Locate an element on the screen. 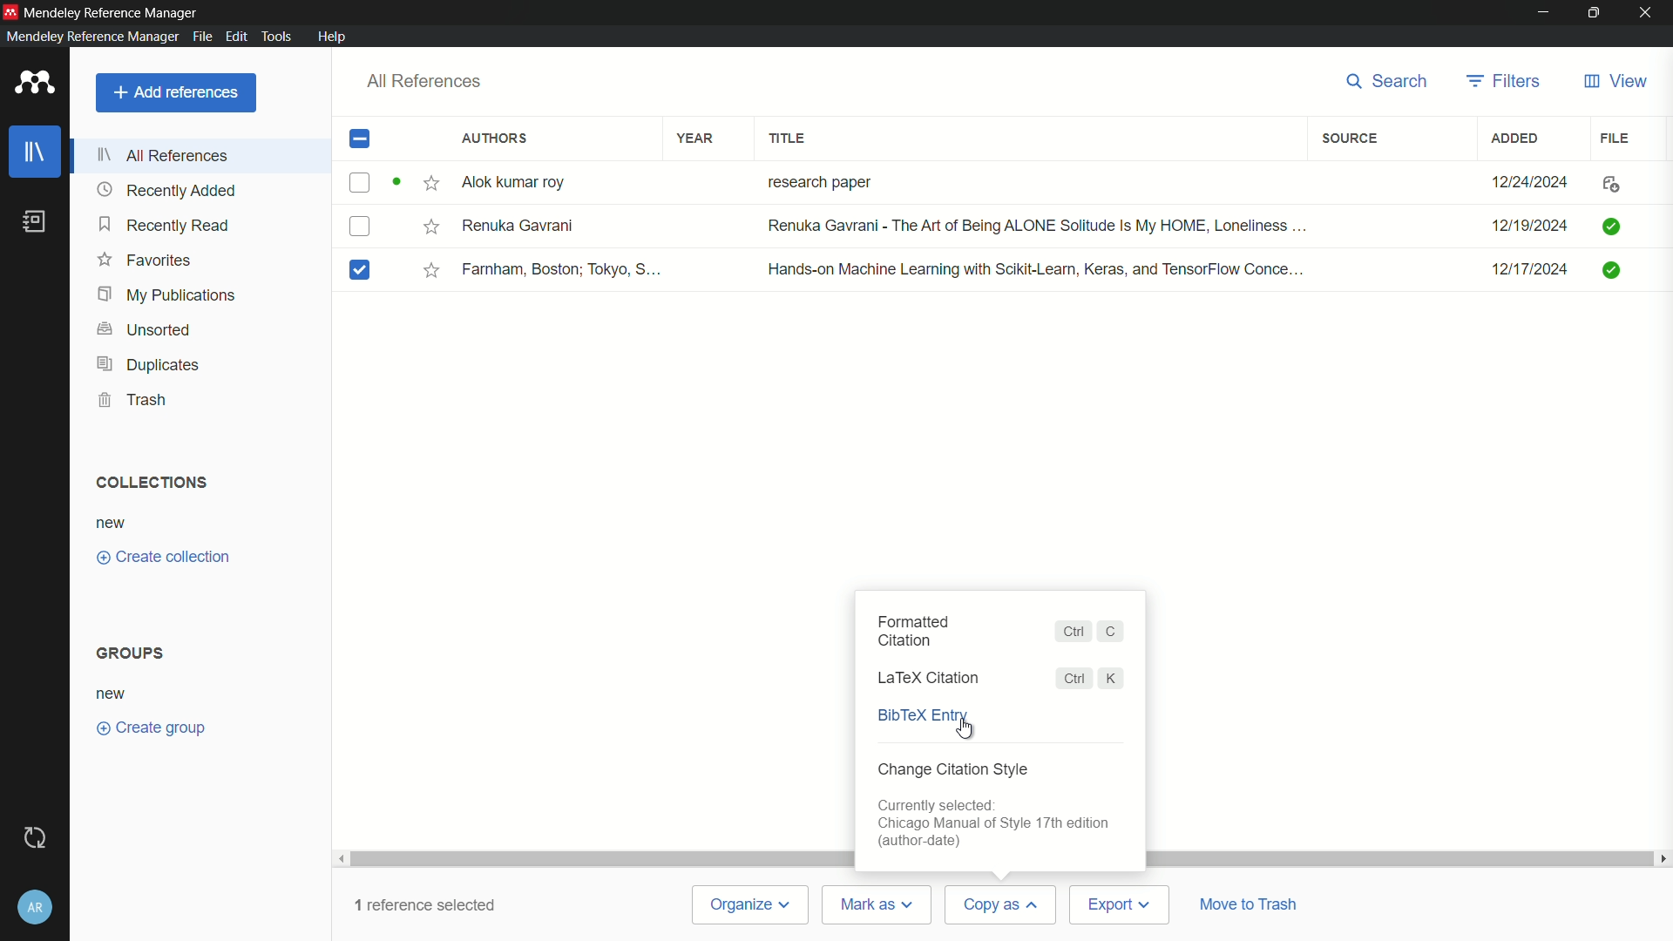 Image resolution: width=1673 pixels, height=941 pixels. favorites is located at coordinates (143, 261).